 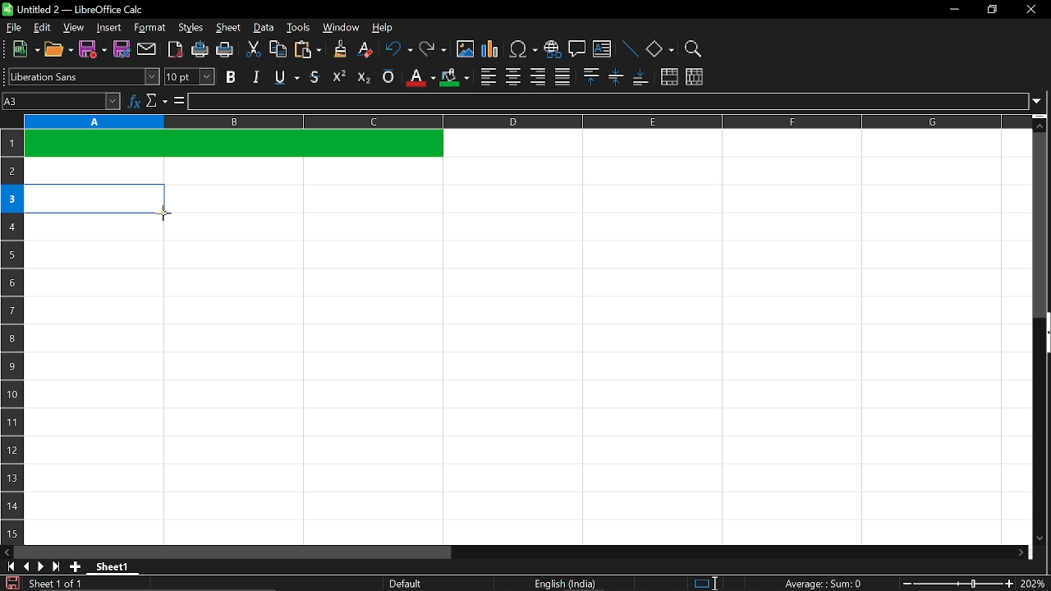 I want to click on center vertically, so click(x=616, y=78).